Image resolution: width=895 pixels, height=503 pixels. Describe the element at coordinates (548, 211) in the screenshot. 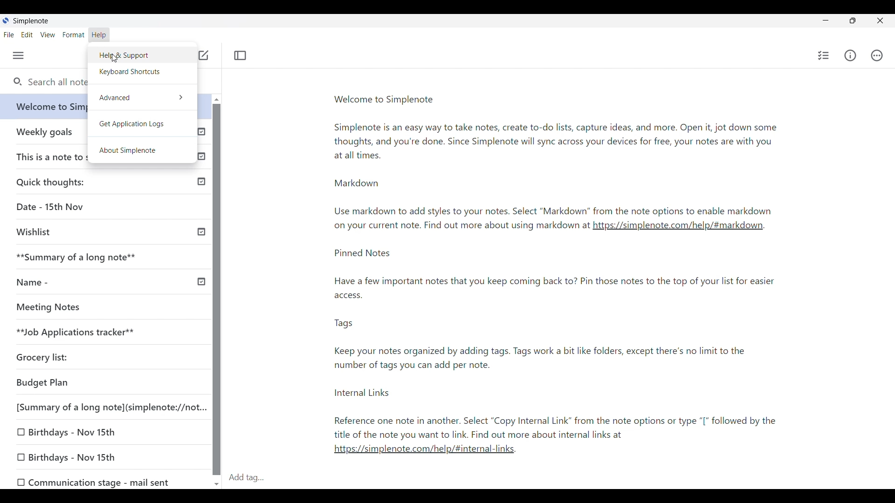

I see `Use markdown to add styles to your notes. Select “Markdown” from the note options to enable markdown` at that location.